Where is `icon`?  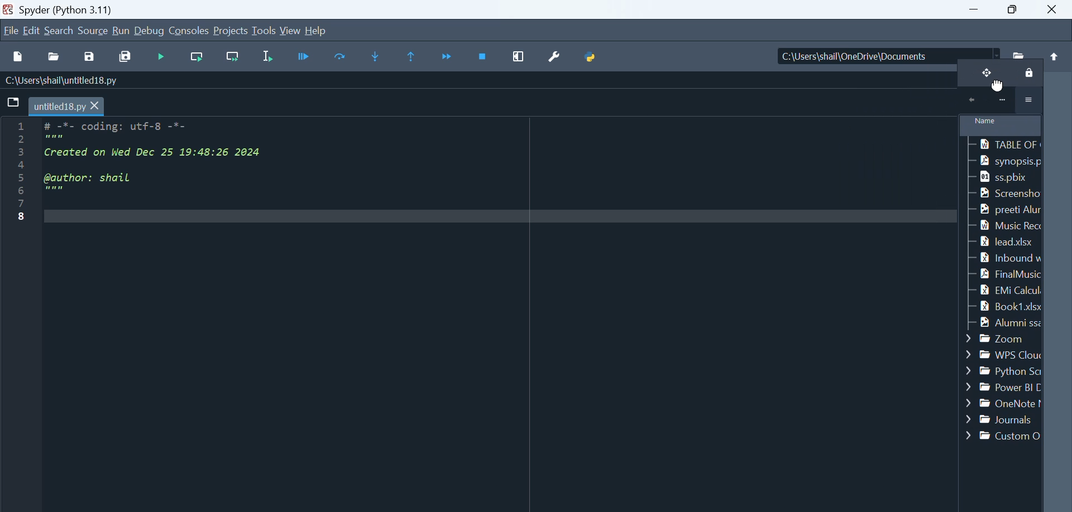 icon is located at coordinates (1000, 101).